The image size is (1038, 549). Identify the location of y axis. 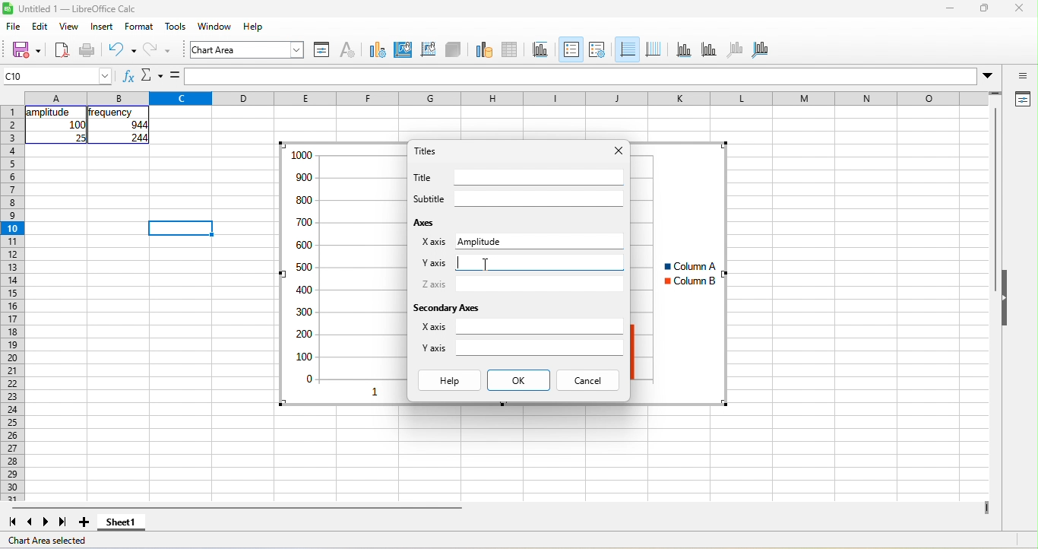
(709, 50).